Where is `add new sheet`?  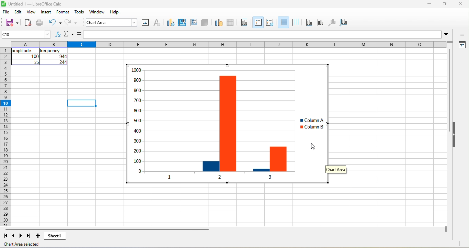
add new sheet is located at coordinates (38, 236).